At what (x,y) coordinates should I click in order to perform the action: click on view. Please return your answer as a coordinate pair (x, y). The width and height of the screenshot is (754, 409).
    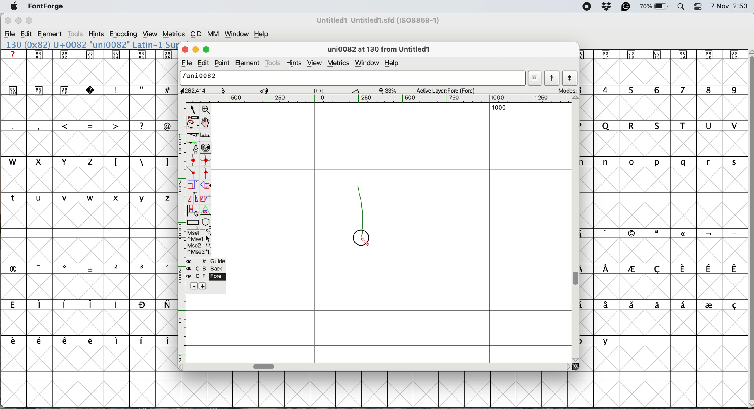
    Looking at the image, I should click on (315, 63).